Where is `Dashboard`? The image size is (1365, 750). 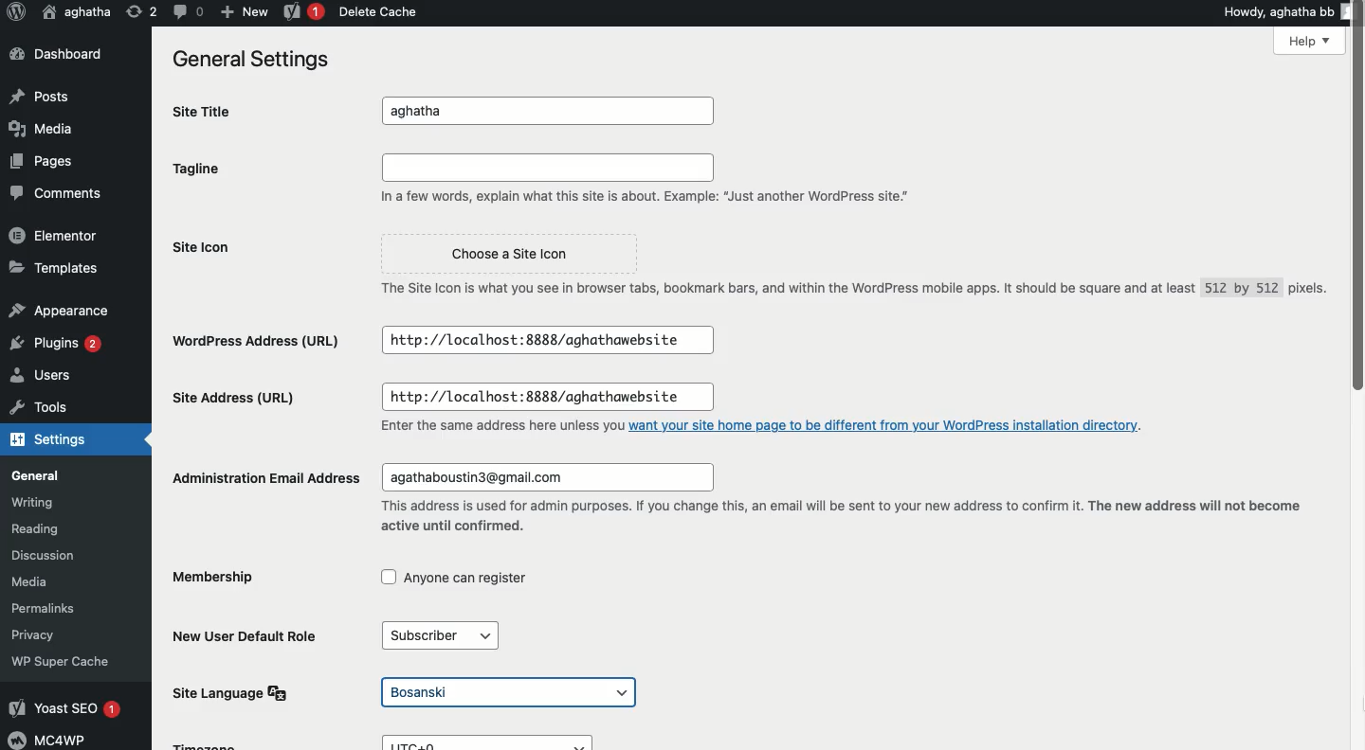 Dashboard is located at coordinates (54, 53).